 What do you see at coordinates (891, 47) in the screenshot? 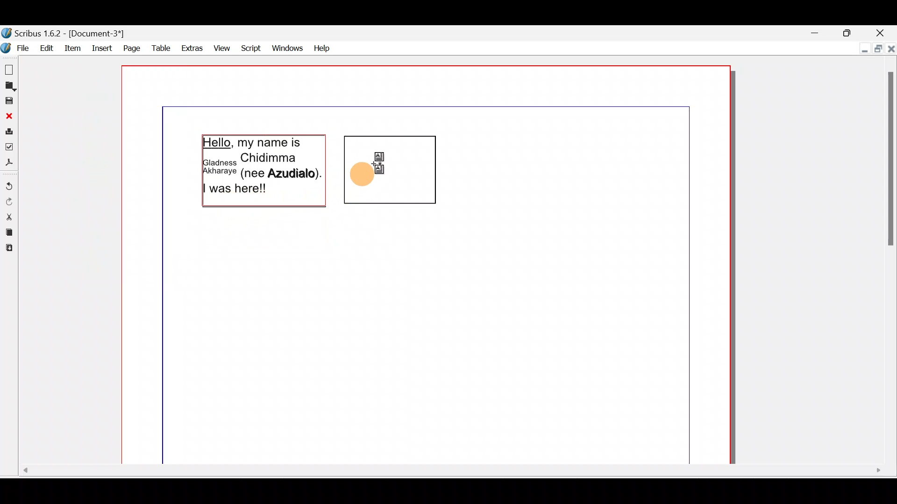
I see `Close` at bounding box center [891, 47].